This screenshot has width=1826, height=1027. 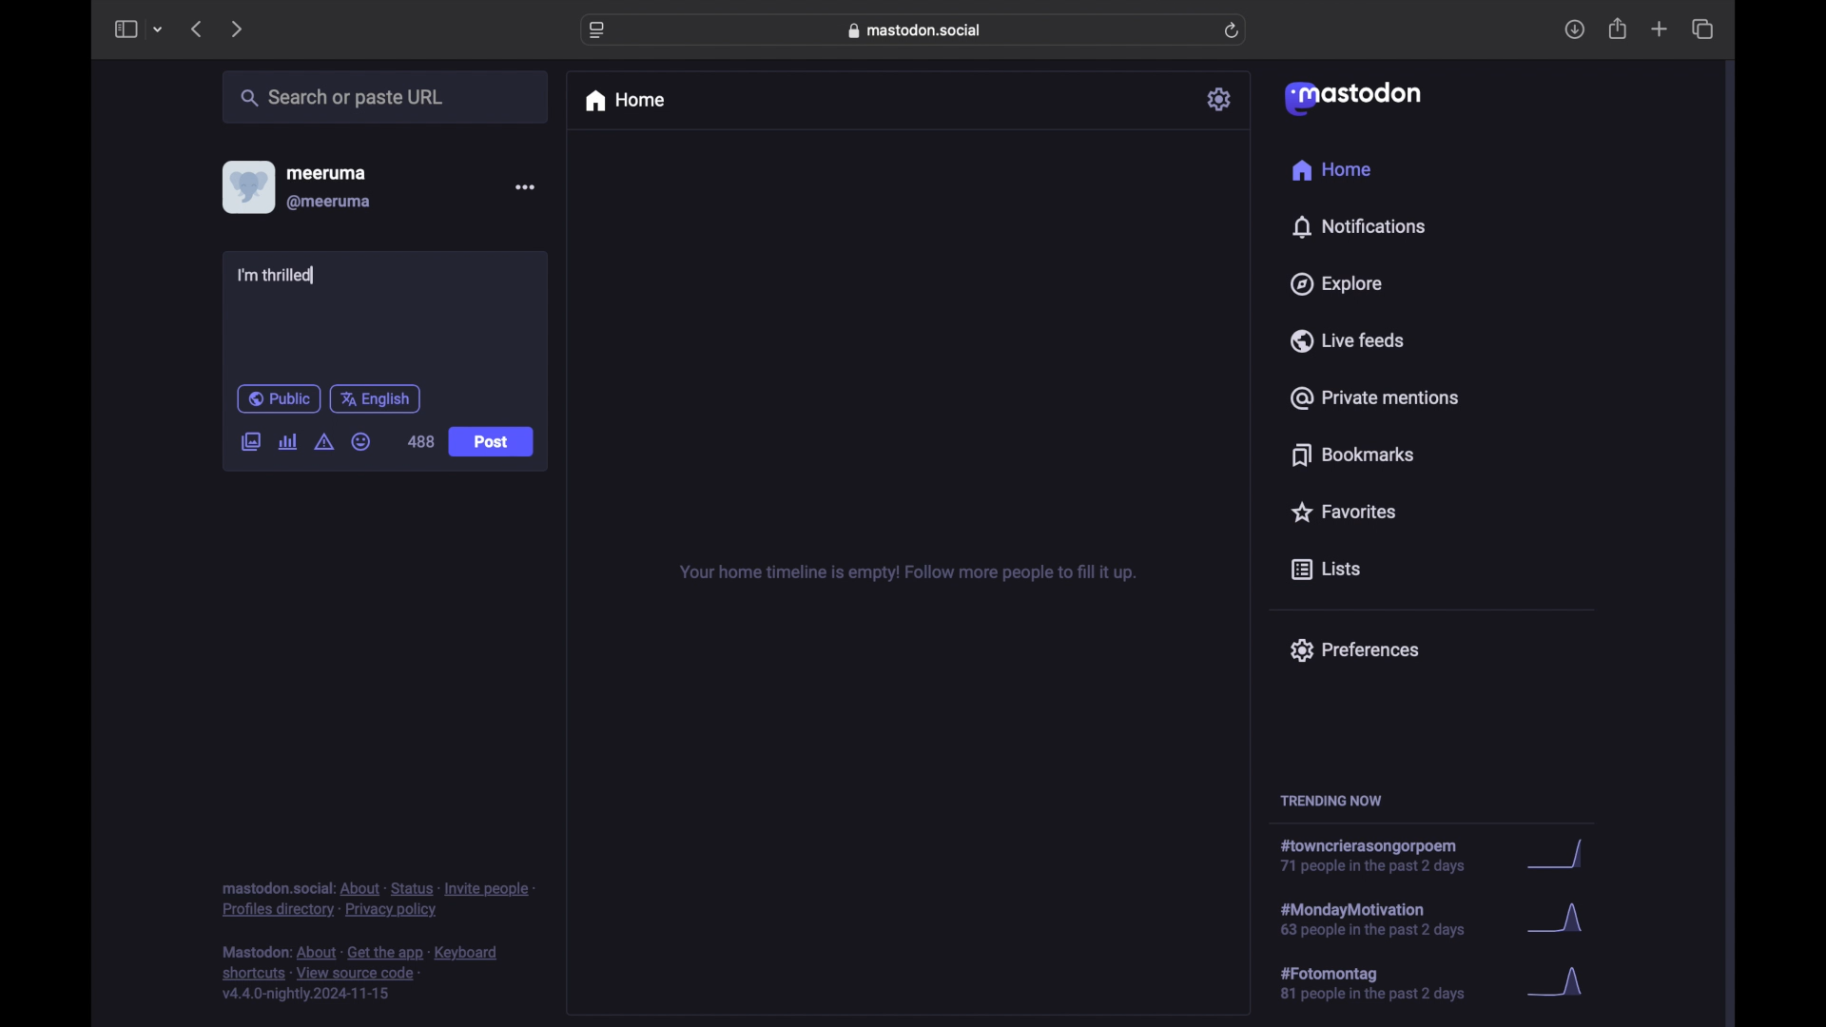 I want to click on bookmarks, so click(x=1356, y=455).